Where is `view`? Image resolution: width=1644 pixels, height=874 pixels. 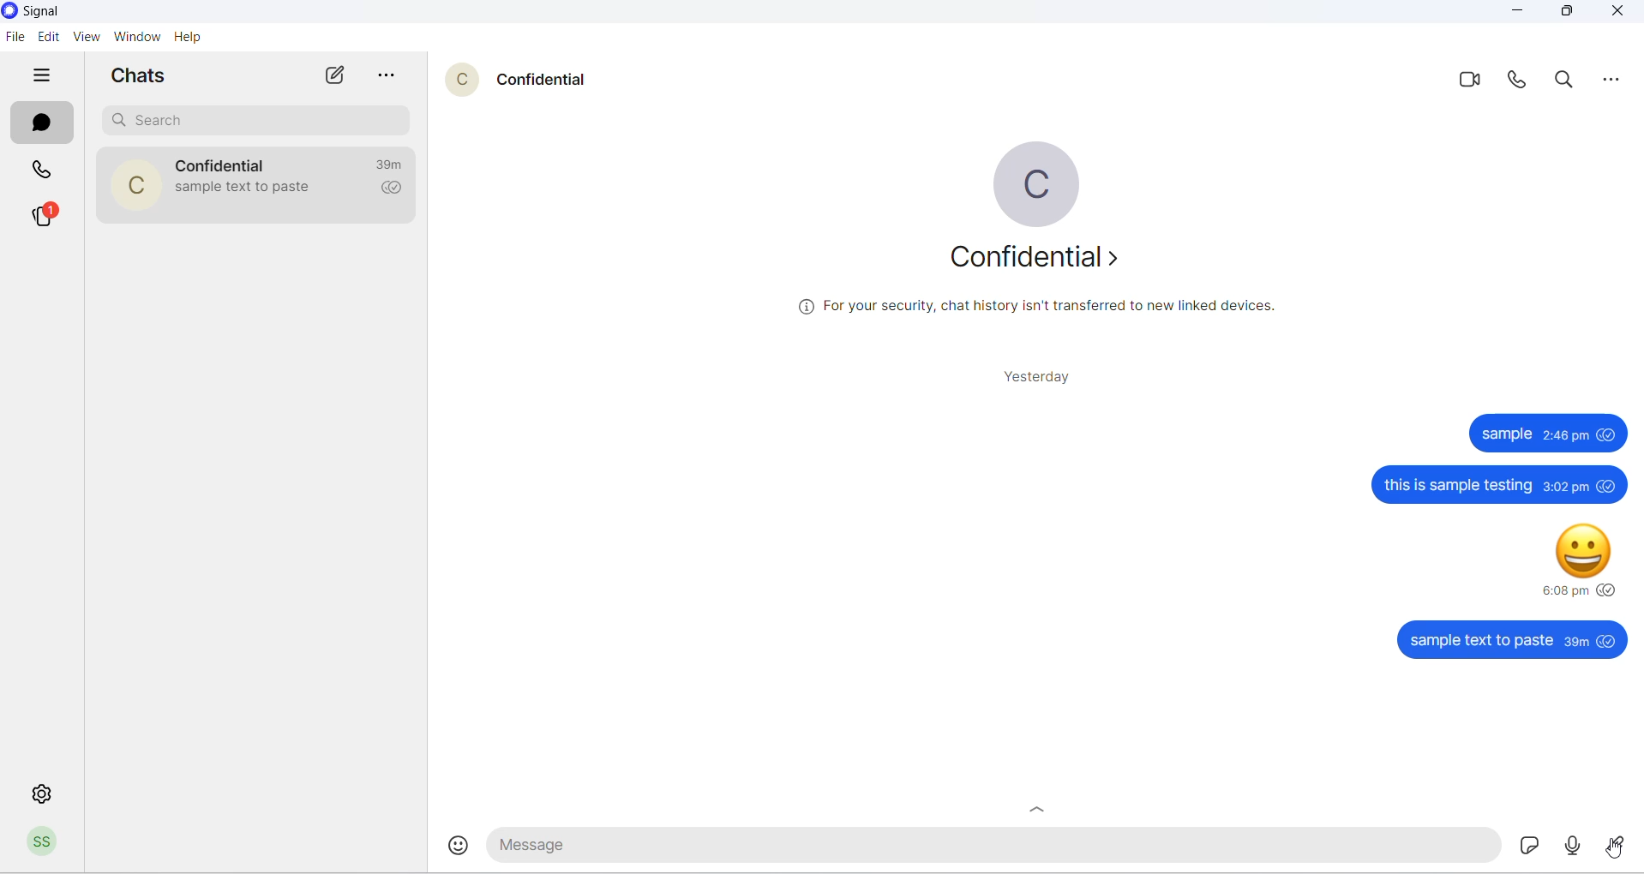 view is located at coordinates (84, 38).